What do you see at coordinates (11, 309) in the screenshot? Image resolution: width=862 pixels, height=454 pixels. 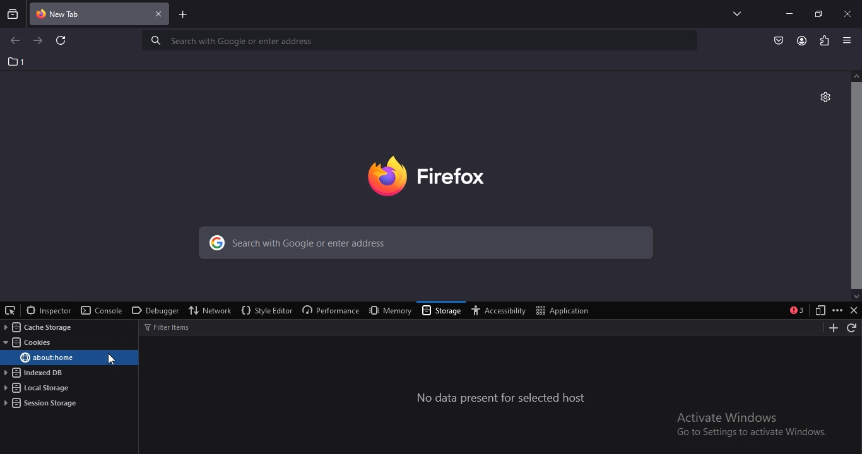 I see `pick an element from the page` at bounding box center [11, 309].